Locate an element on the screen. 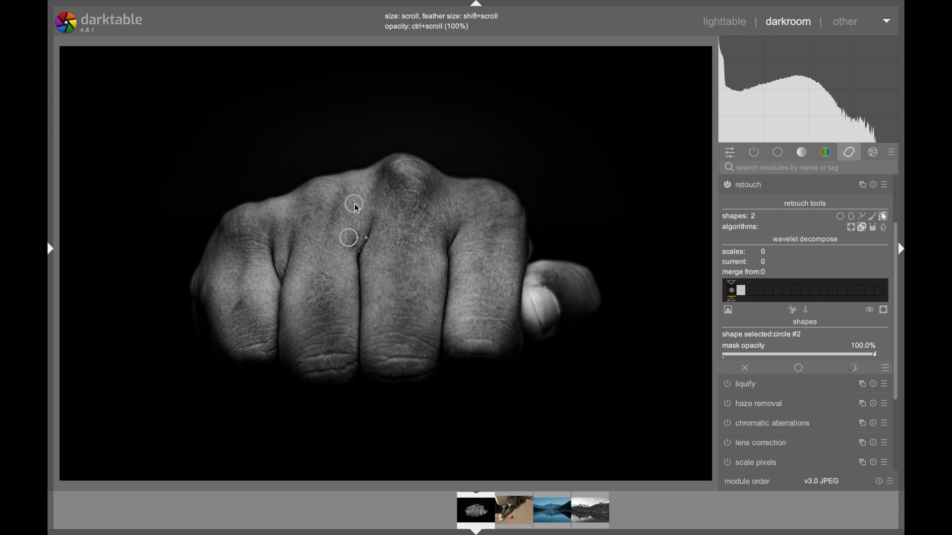  maximize is located at coordinates (858, 185).